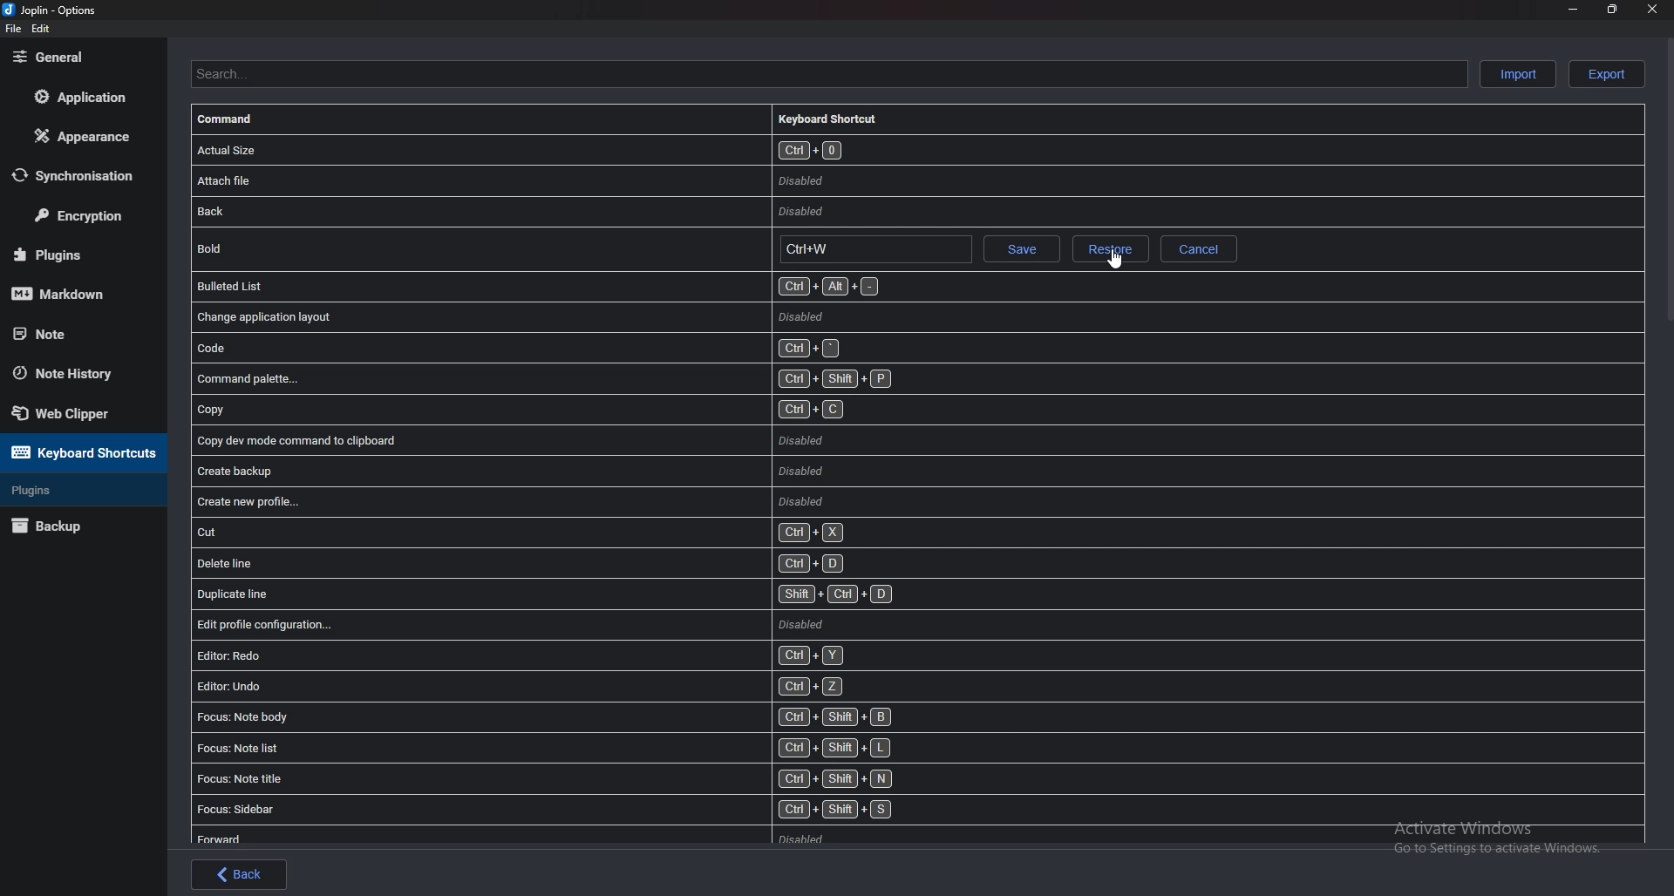 This screenshot has width=1674, height=896. What do you see at coordinates (825, 73) in the screenshot?
I see `search` at bounding box center [825, 73].